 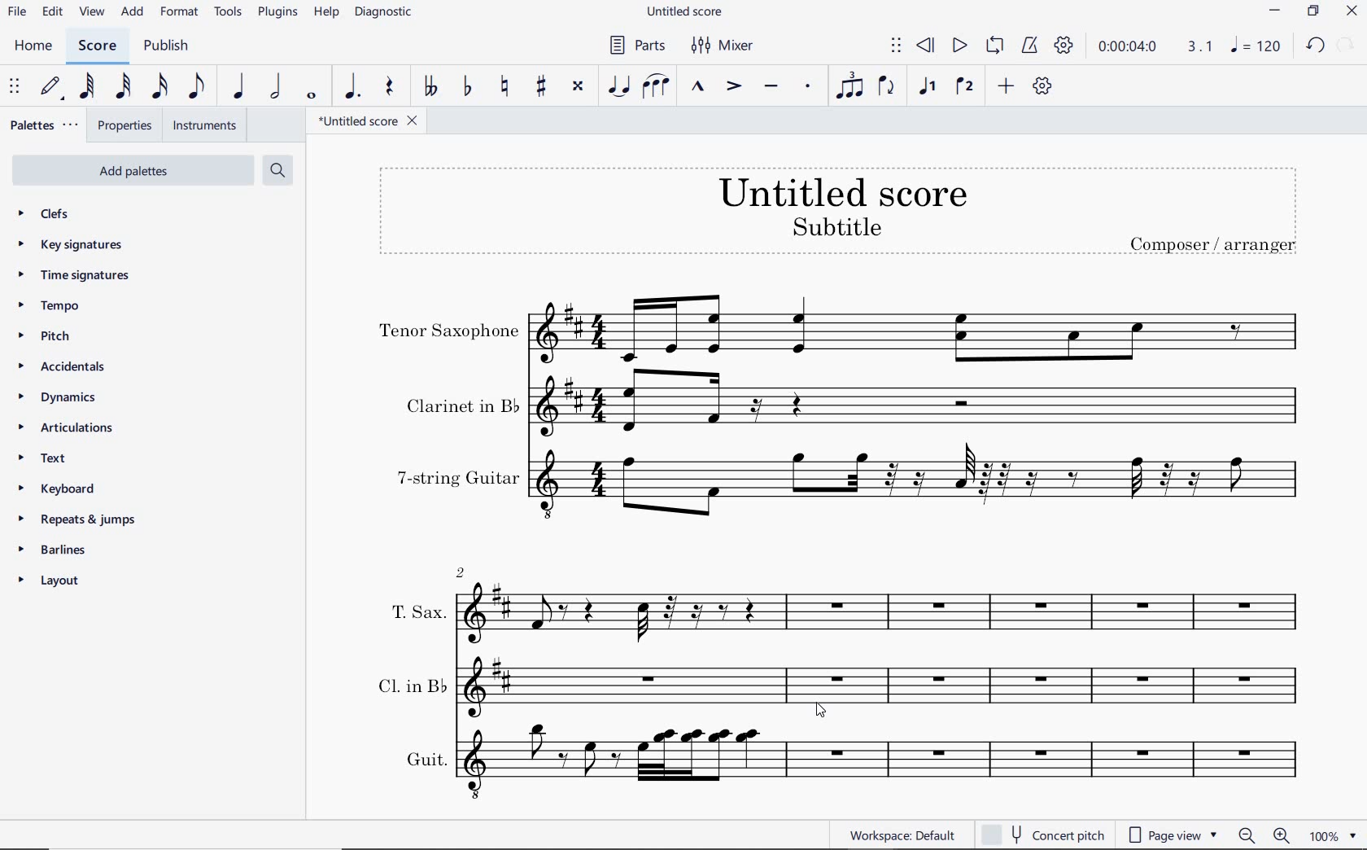 I want to click on RESTORE DOWN, so click(x=1312, y=12).